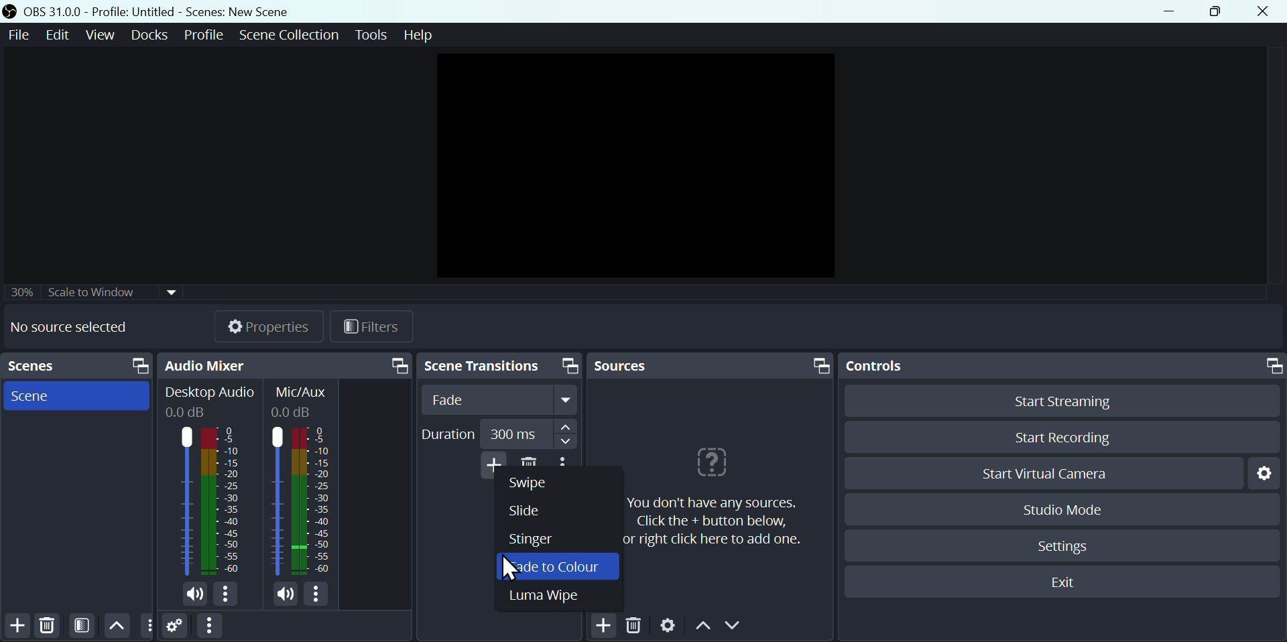  I want to click on , so click(16, 34).